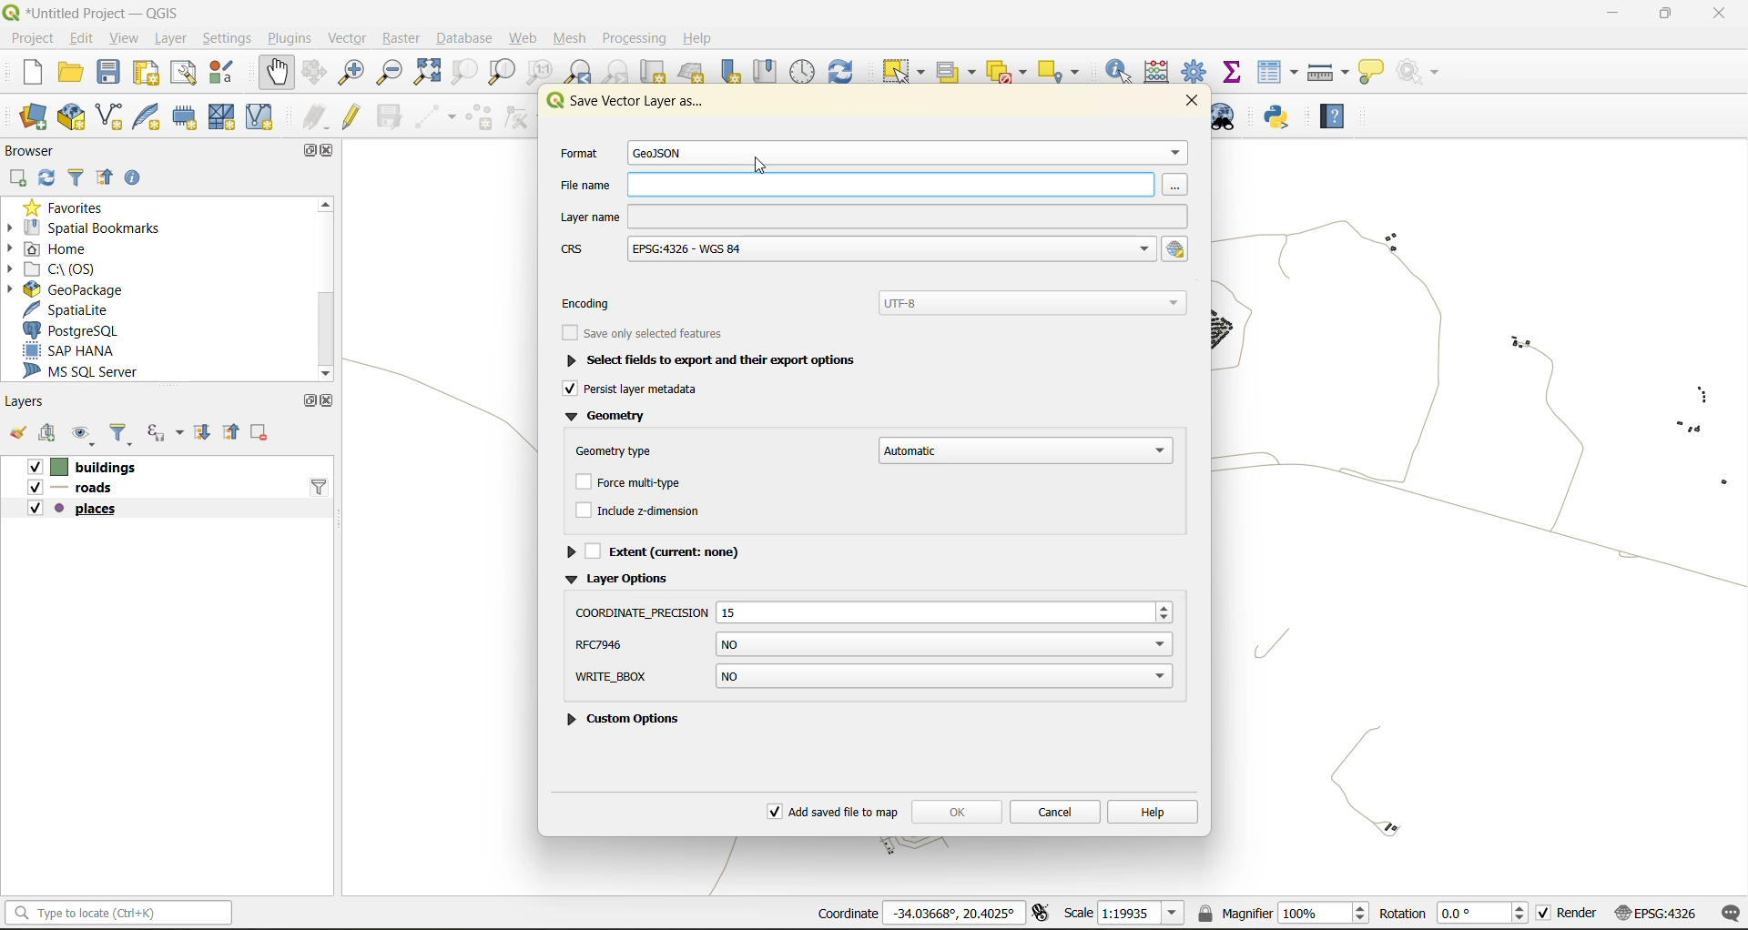 The height and width of the screenshot is (930, 1748). Describe the element at coordinates (18, 434) in the screenshot. I see `open` at that location.